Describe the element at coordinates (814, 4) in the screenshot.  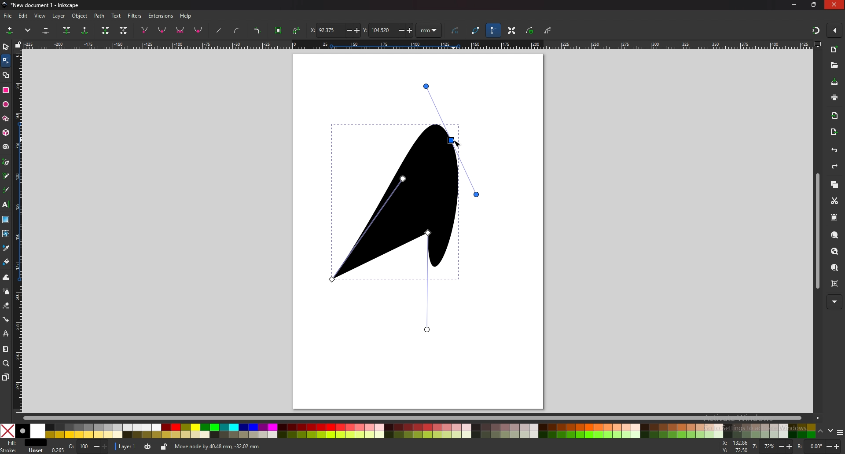
I see `resize` at that location.